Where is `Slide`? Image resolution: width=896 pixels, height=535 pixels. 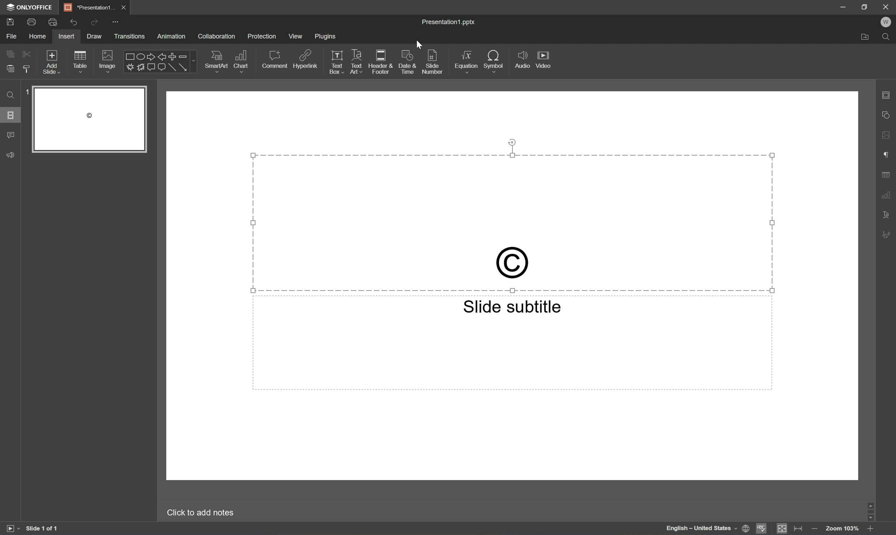
Slide is located at coordinates (89, 119).